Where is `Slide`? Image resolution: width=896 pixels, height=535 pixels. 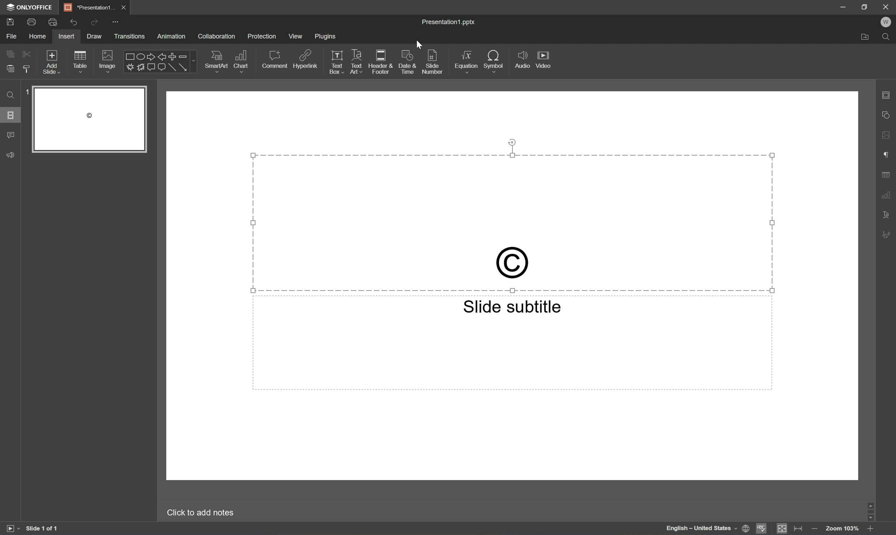
Slide is located at coordinates (89, 119).